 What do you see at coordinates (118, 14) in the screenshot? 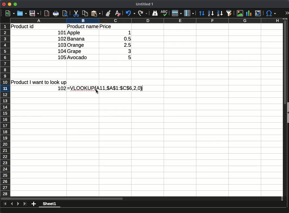
I see `clear formatting` at bounding box center [118, 14].